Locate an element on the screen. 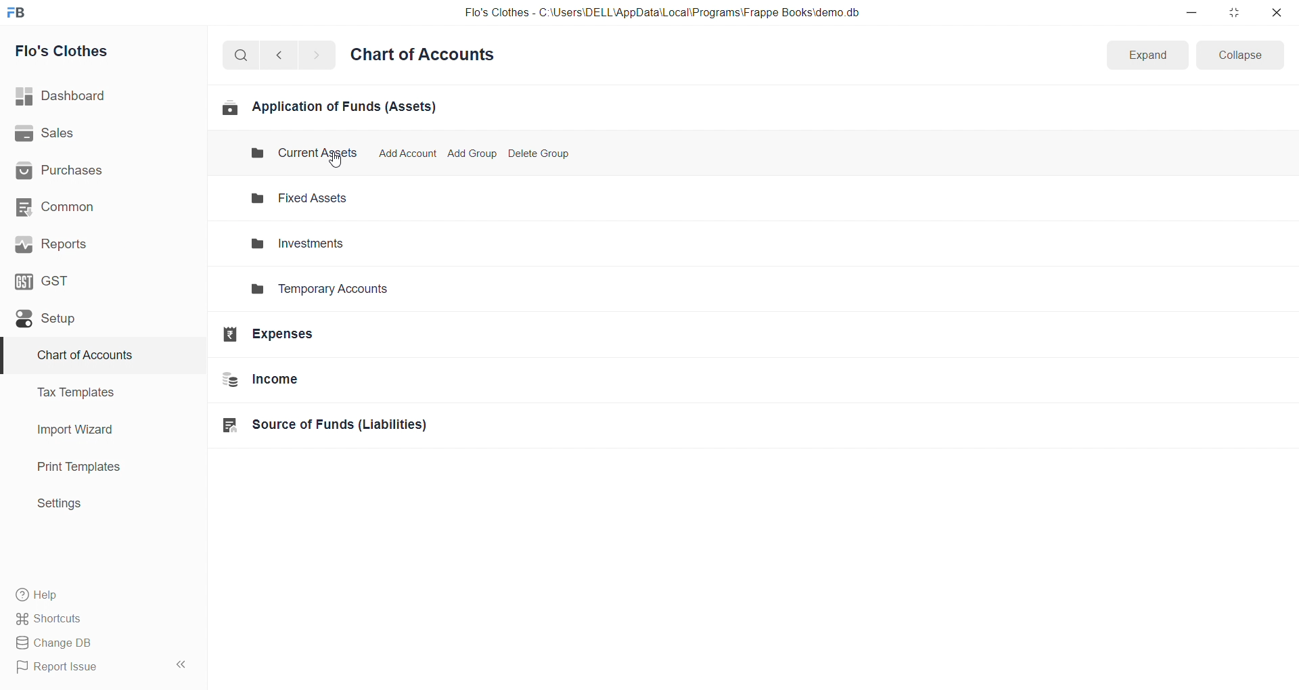 The width and height of the screenshot is (1299, 690). Temporary Accounts is located at coordinates (329, 291).